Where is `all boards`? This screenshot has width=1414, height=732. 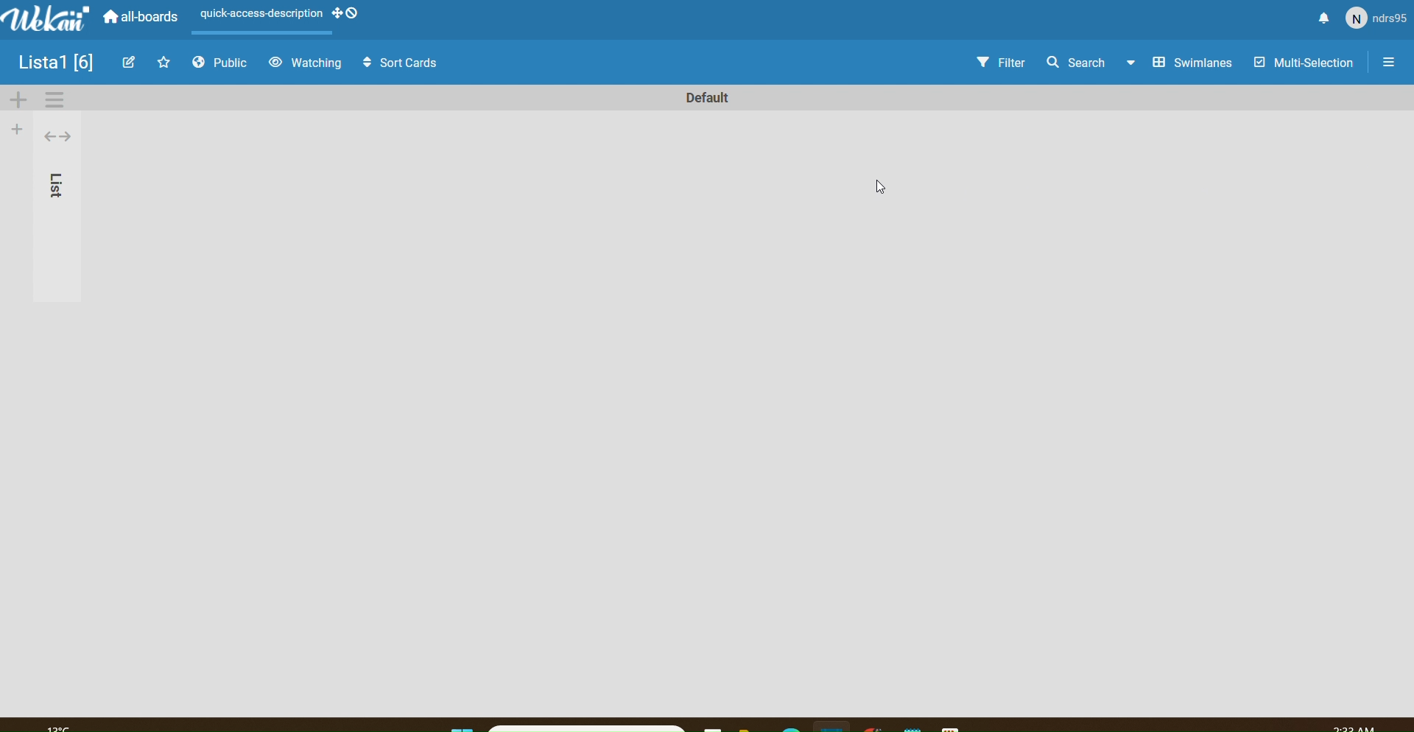
all boards is located at coordinates (138, 18).